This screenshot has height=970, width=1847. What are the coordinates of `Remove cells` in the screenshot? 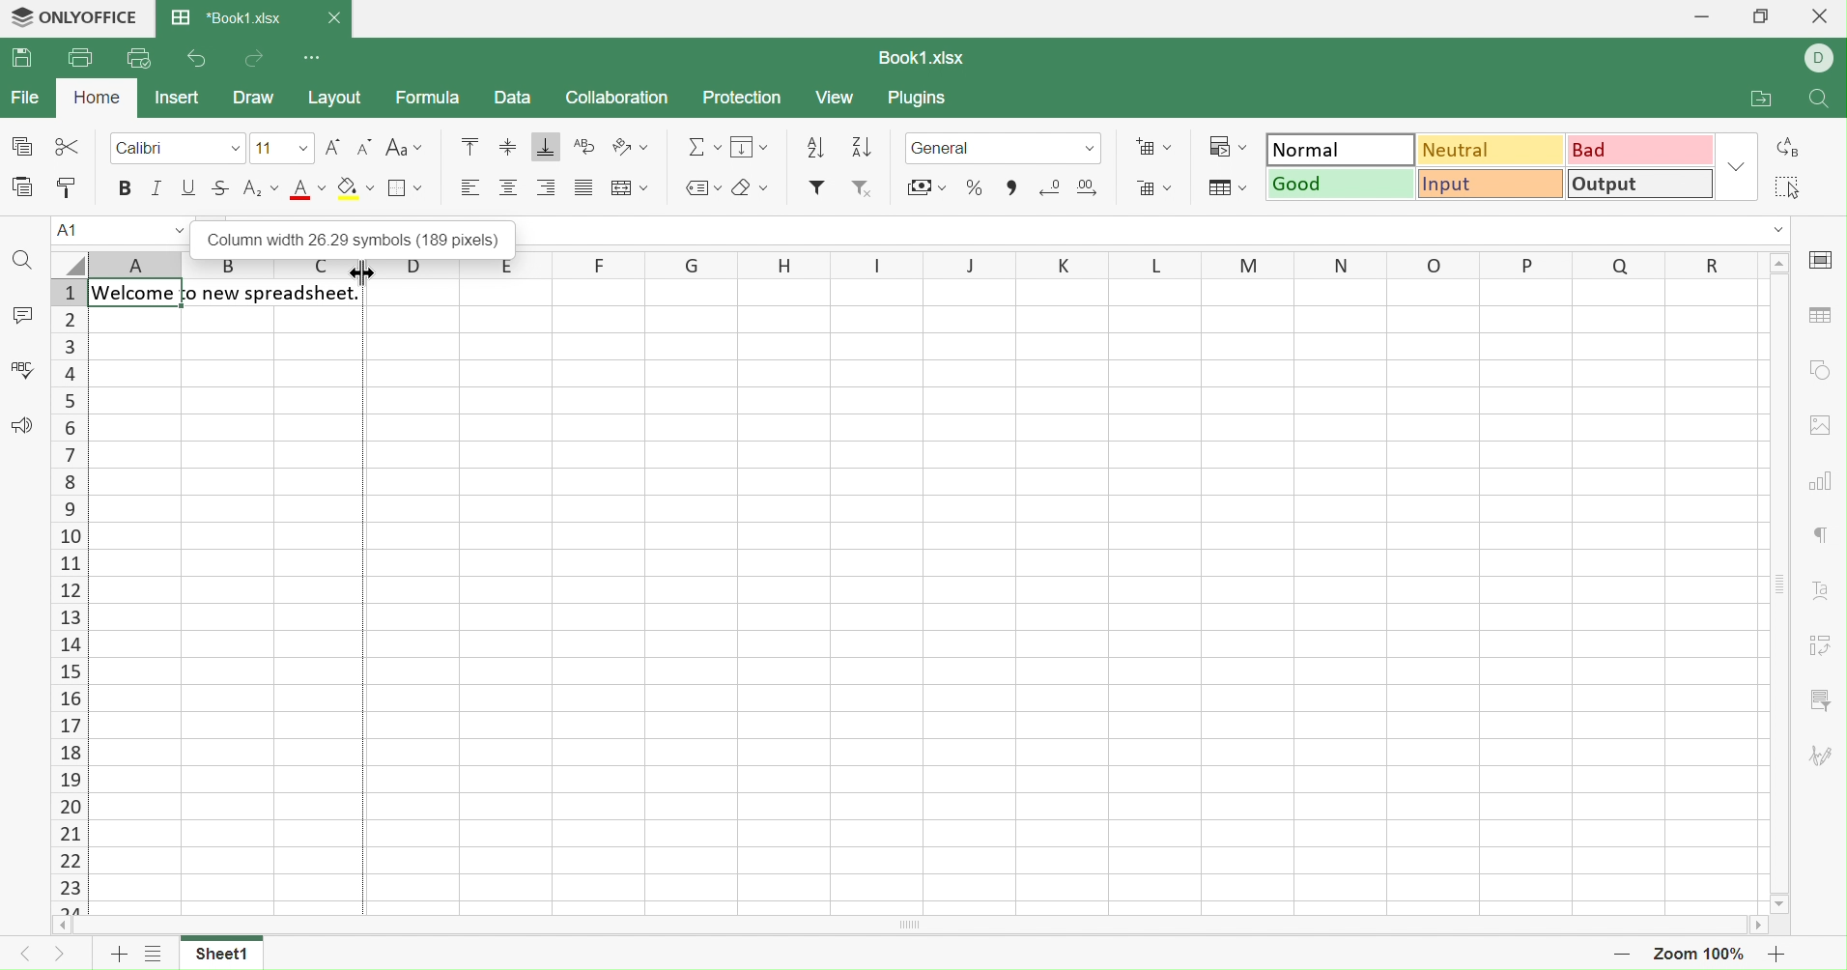 It's located at (1155, 189).